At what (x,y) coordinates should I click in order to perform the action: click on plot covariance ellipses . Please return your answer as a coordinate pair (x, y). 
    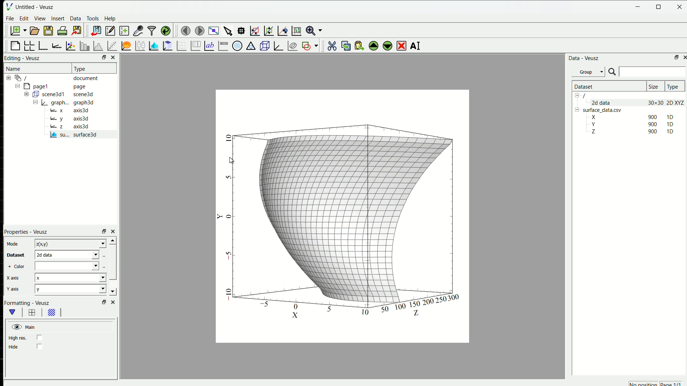
    Looking at the image, I should click on (293, 45).